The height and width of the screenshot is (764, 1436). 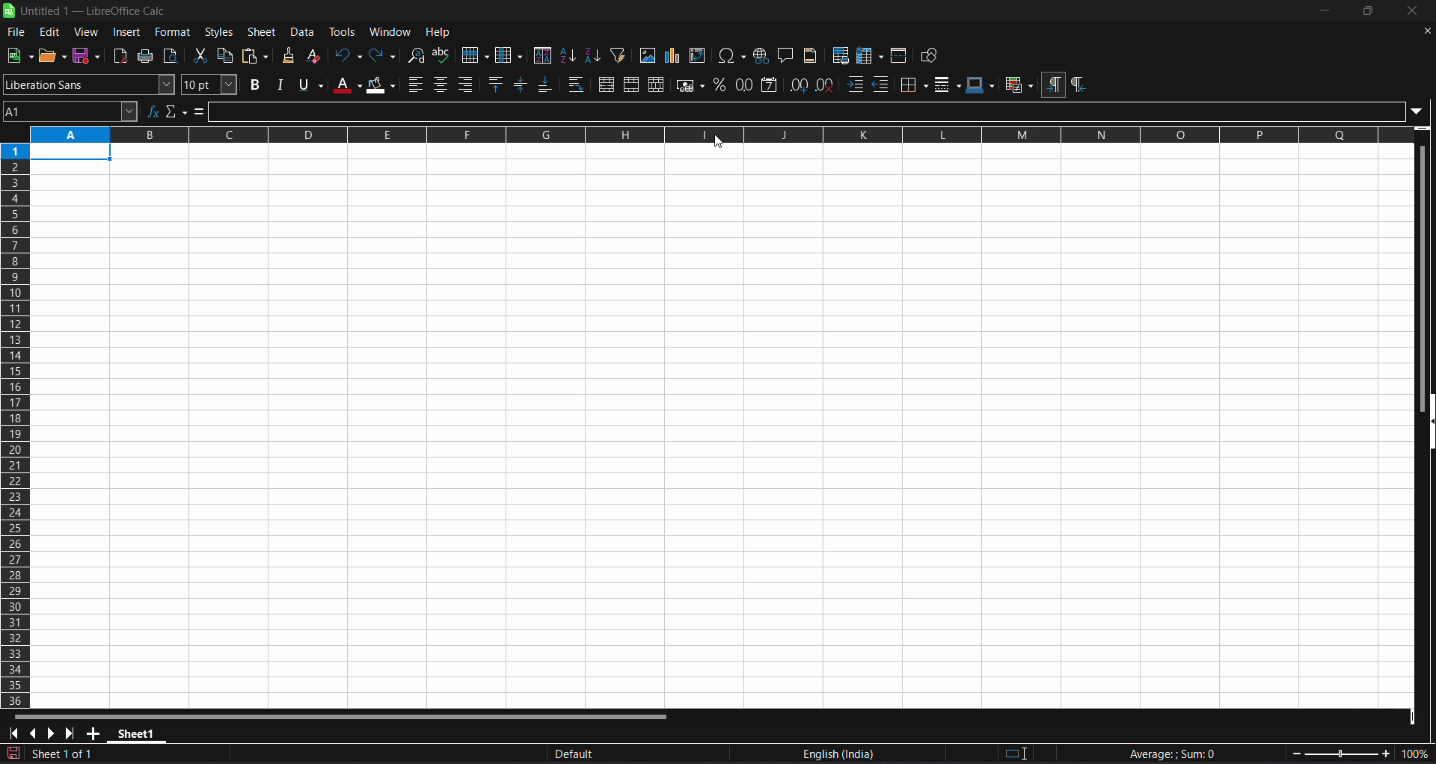 I want to click on close document, so click(x=1427, y=31).